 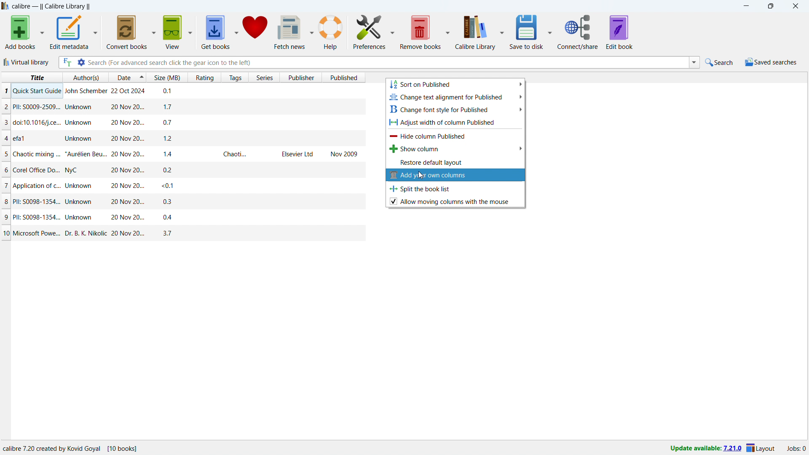 I want to click on enter search string, so click(x=388, y=63).